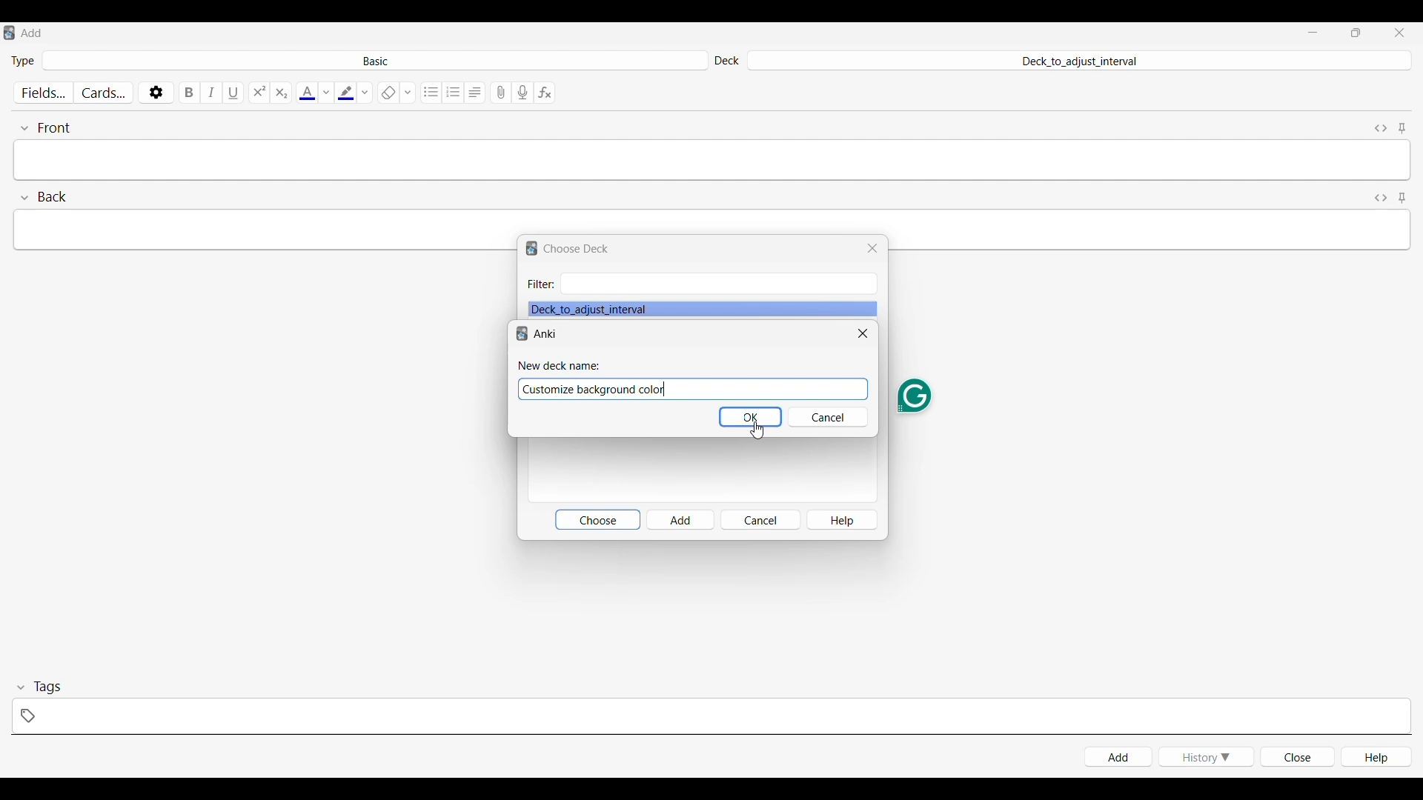  Describe the element at coordinates (531, 249) in the screenshot. I see `Software logo` at that location.